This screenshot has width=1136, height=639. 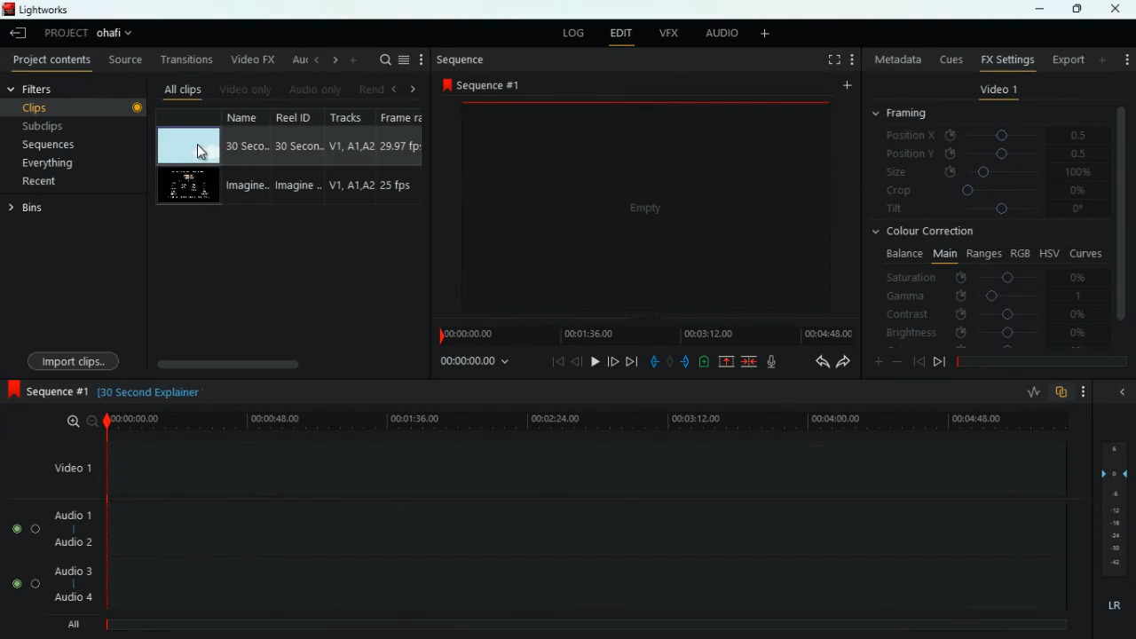 What do you see at coordinates (283, 363) in the screenshot?
I see `scroll` at bounding box center [283, 363].